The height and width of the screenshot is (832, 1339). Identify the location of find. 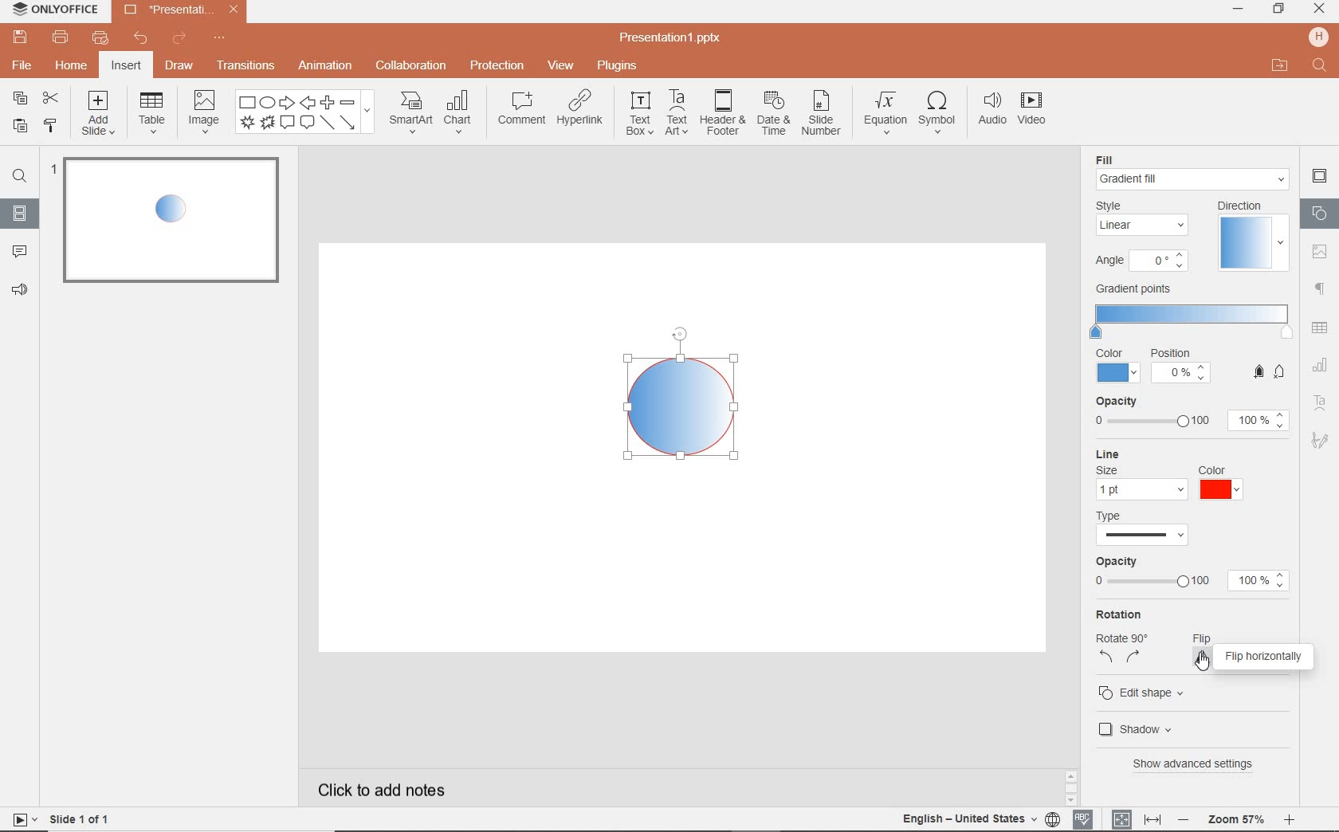
(19, 175).